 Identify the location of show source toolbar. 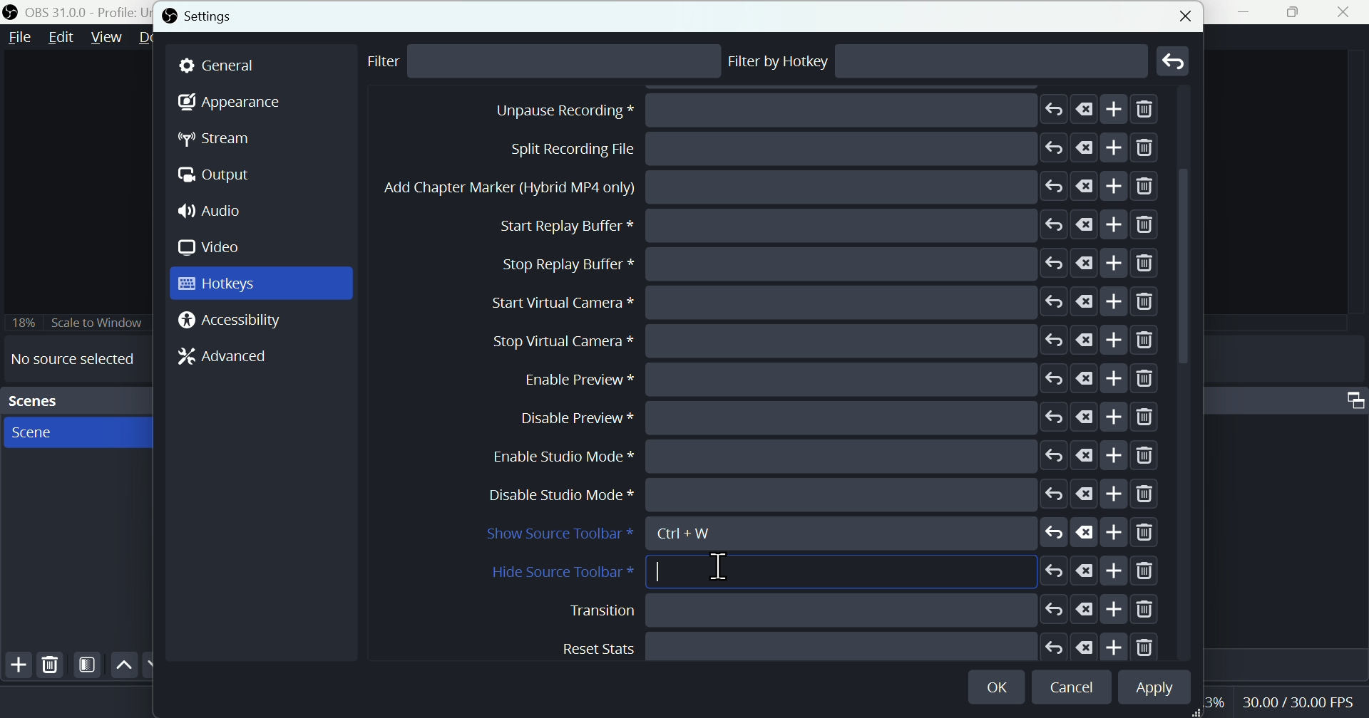
(818, 534).